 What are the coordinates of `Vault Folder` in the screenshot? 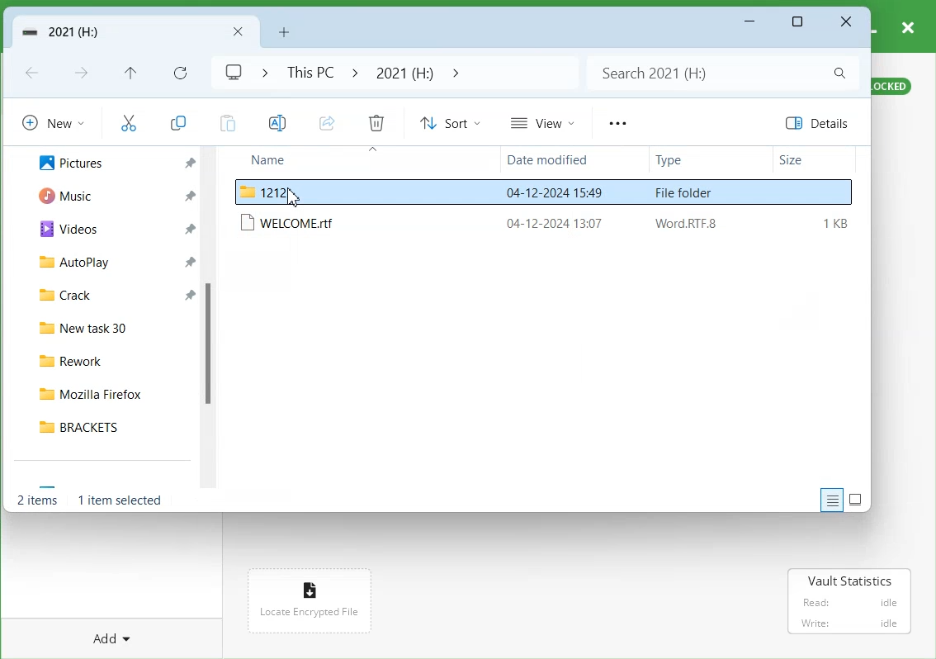 It's located at (106, 32).